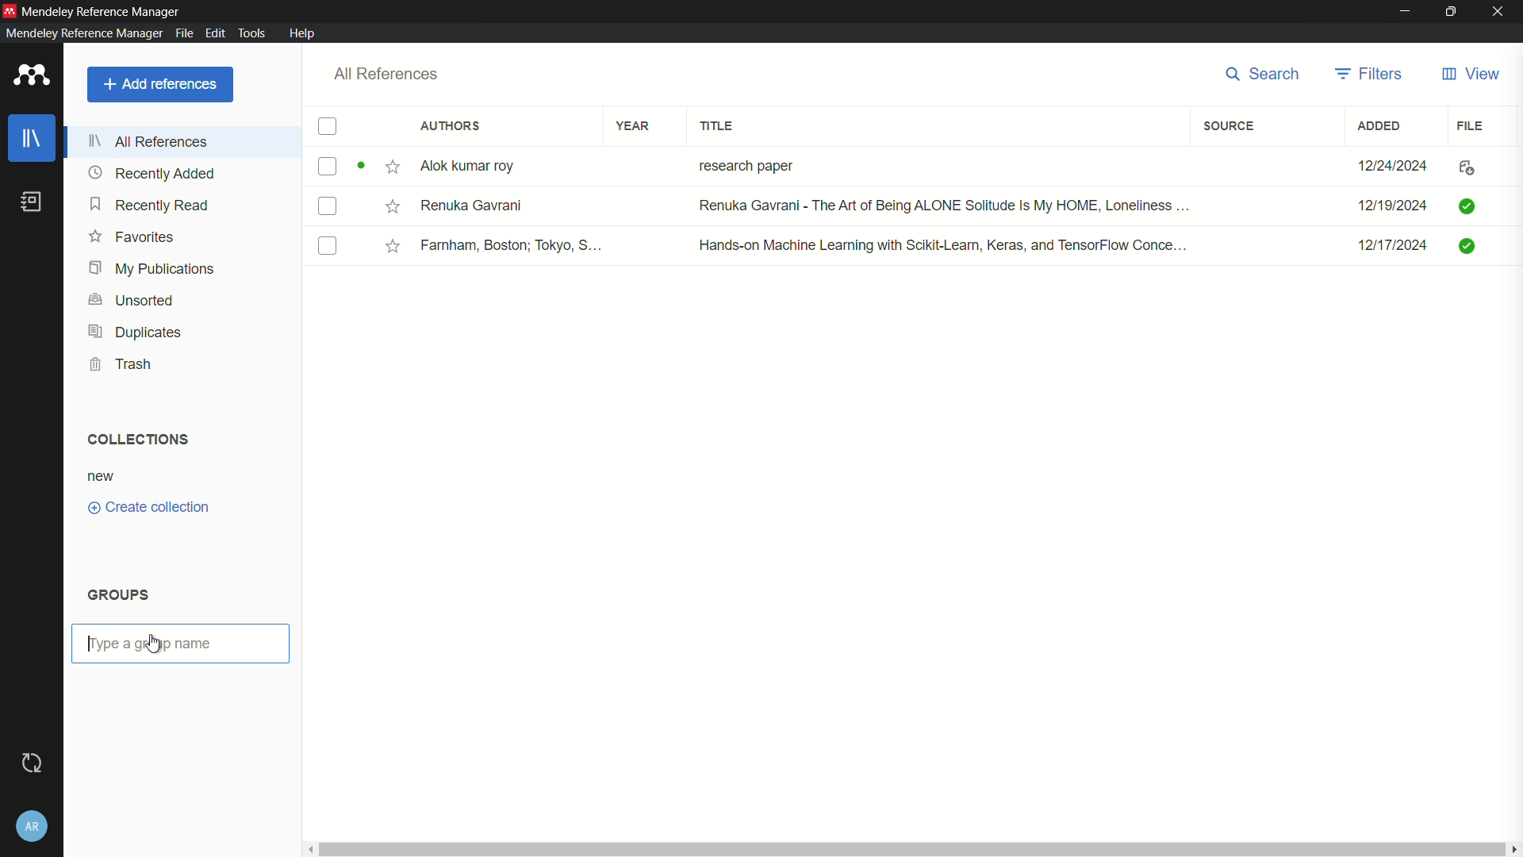  I want to click on download, so click(1463, 169).